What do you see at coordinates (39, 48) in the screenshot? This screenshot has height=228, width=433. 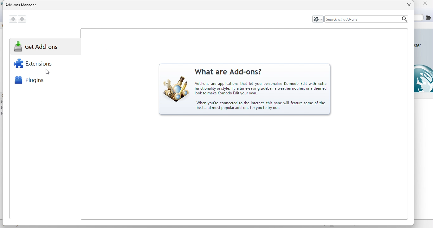 I see `get add ons` at bounding box center [39, 48].